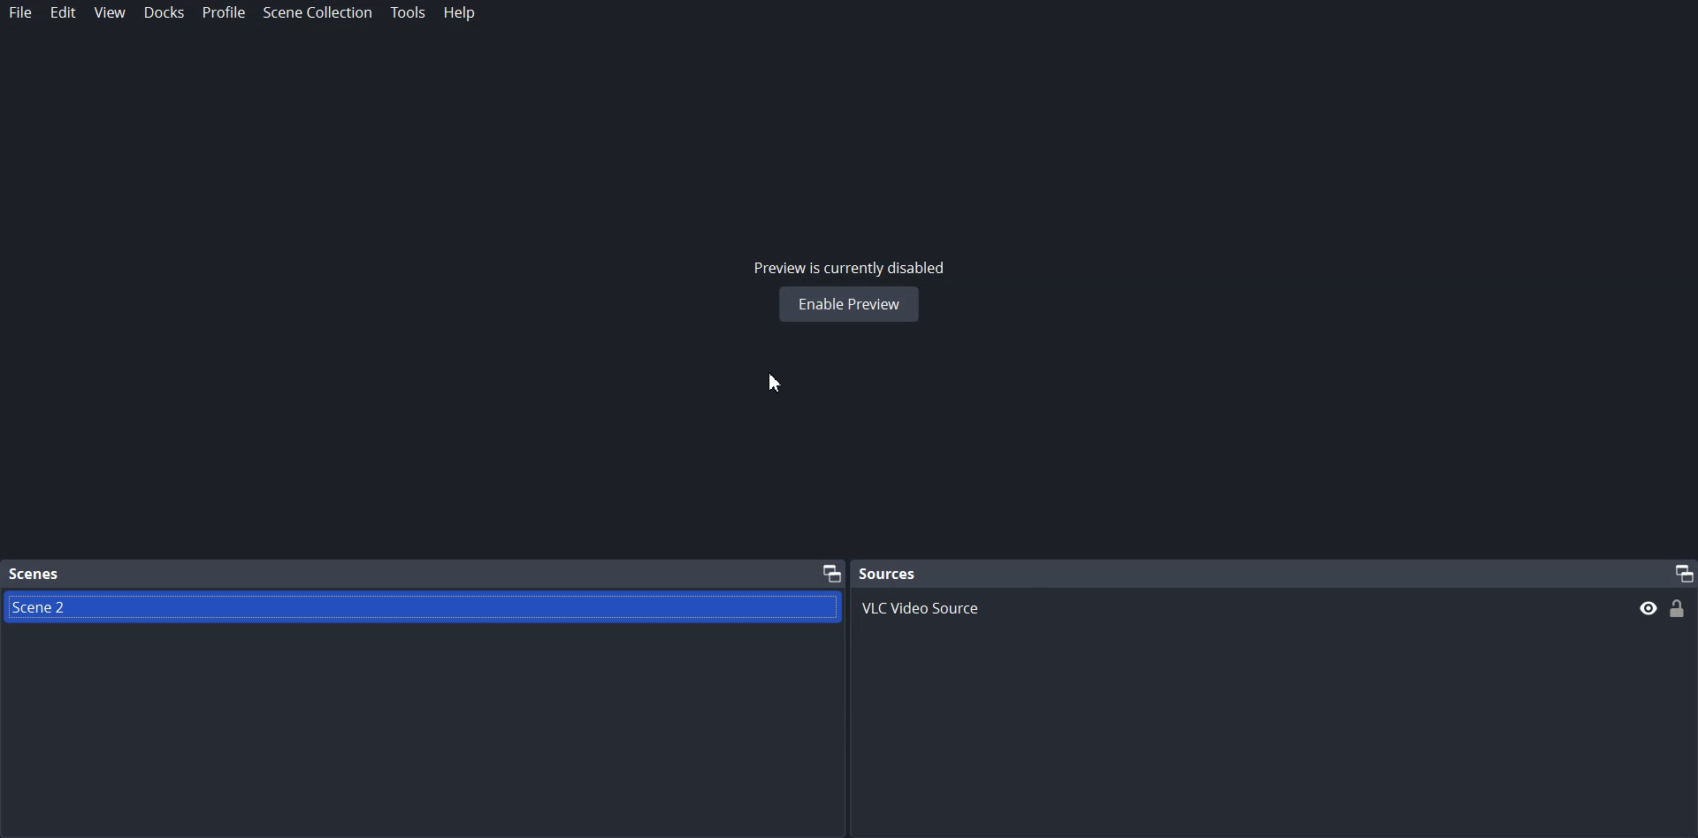  I want to click on Sources, so click(888, 572).